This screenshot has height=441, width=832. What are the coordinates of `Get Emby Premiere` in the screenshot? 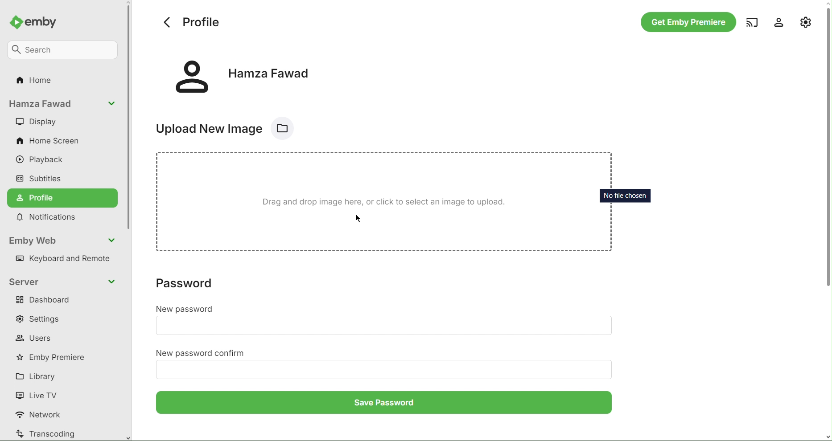 It's located at (687, 23).